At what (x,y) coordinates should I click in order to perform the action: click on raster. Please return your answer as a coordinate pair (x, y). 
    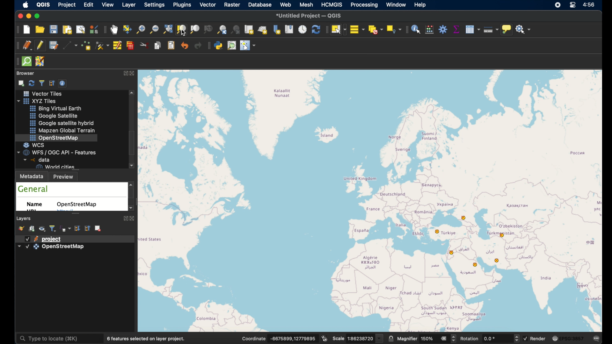
    Looking at the image, I should click on (232, 4).